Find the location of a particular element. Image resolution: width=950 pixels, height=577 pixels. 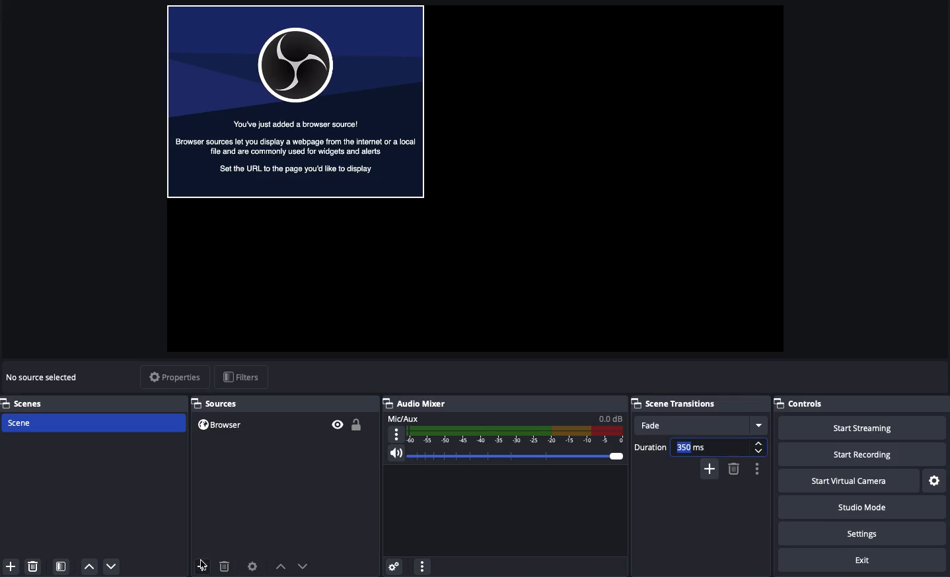

Screen is located at coordinates (474, 178).